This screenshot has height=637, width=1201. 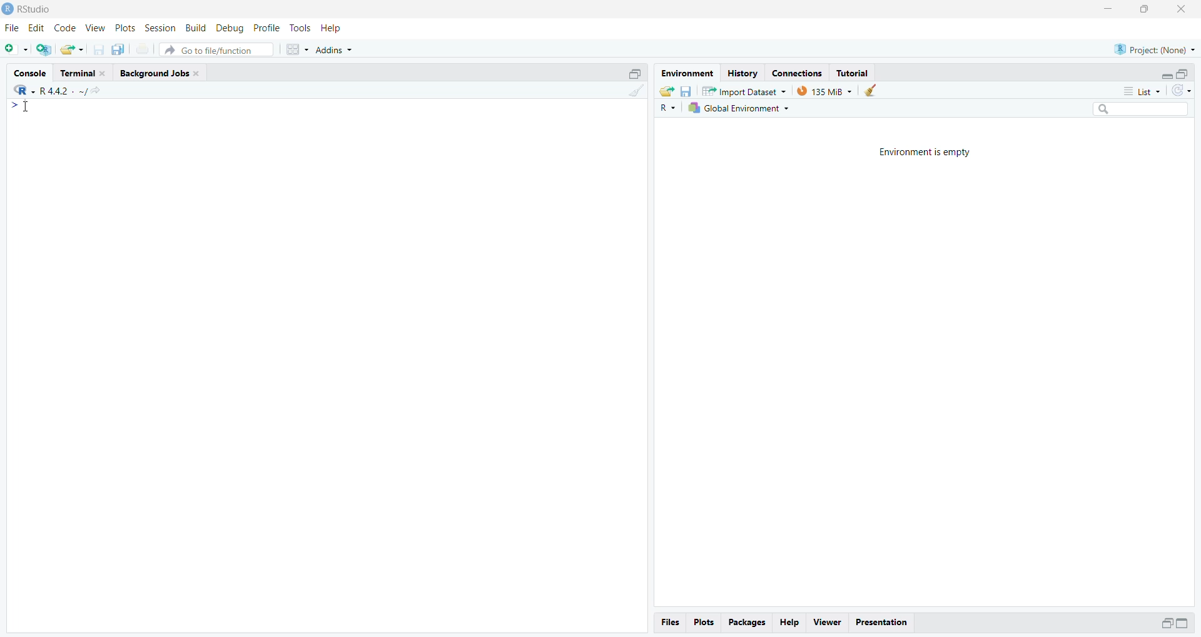 I want to click on RStudio, so click(x=33, y=9).